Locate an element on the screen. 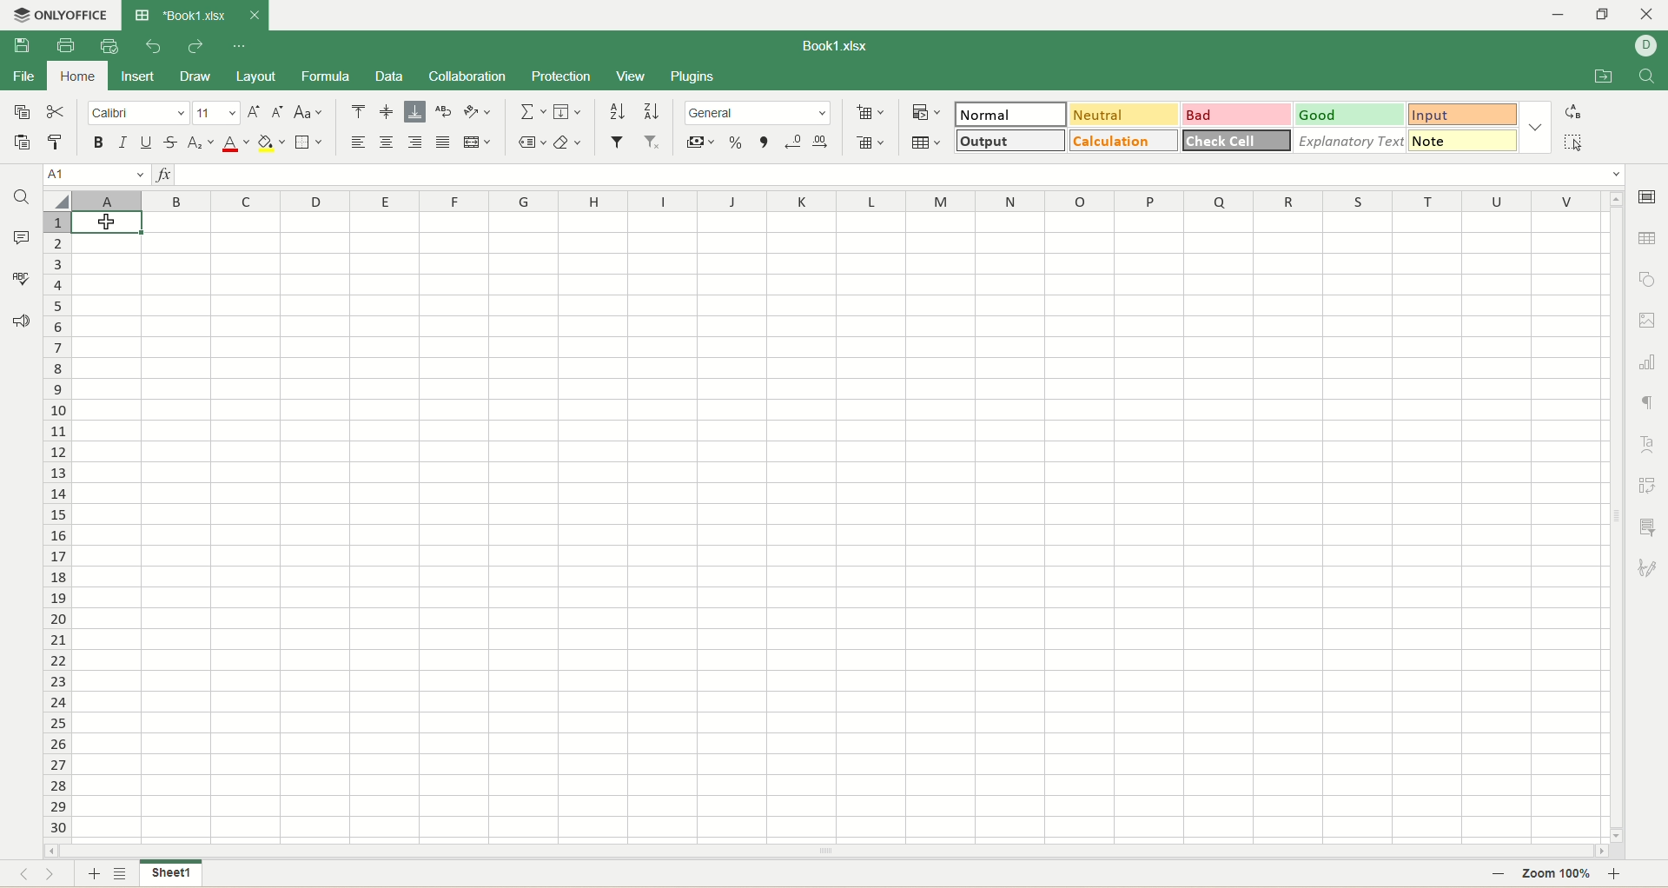 Image resolution: width=1668 pixels, height=888 pixels. justified is located at coordinates (444, 143).